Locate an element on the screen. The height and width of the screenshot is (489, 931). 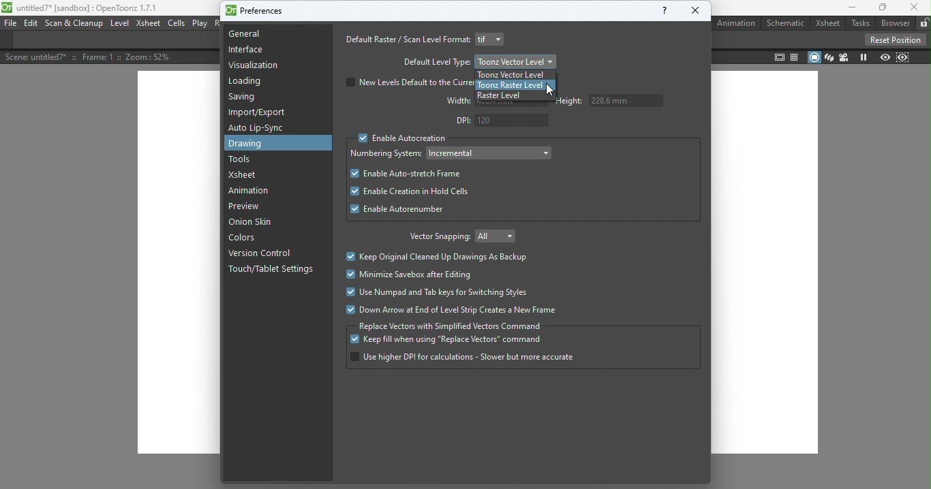
file is located at coordinates (10, 23).